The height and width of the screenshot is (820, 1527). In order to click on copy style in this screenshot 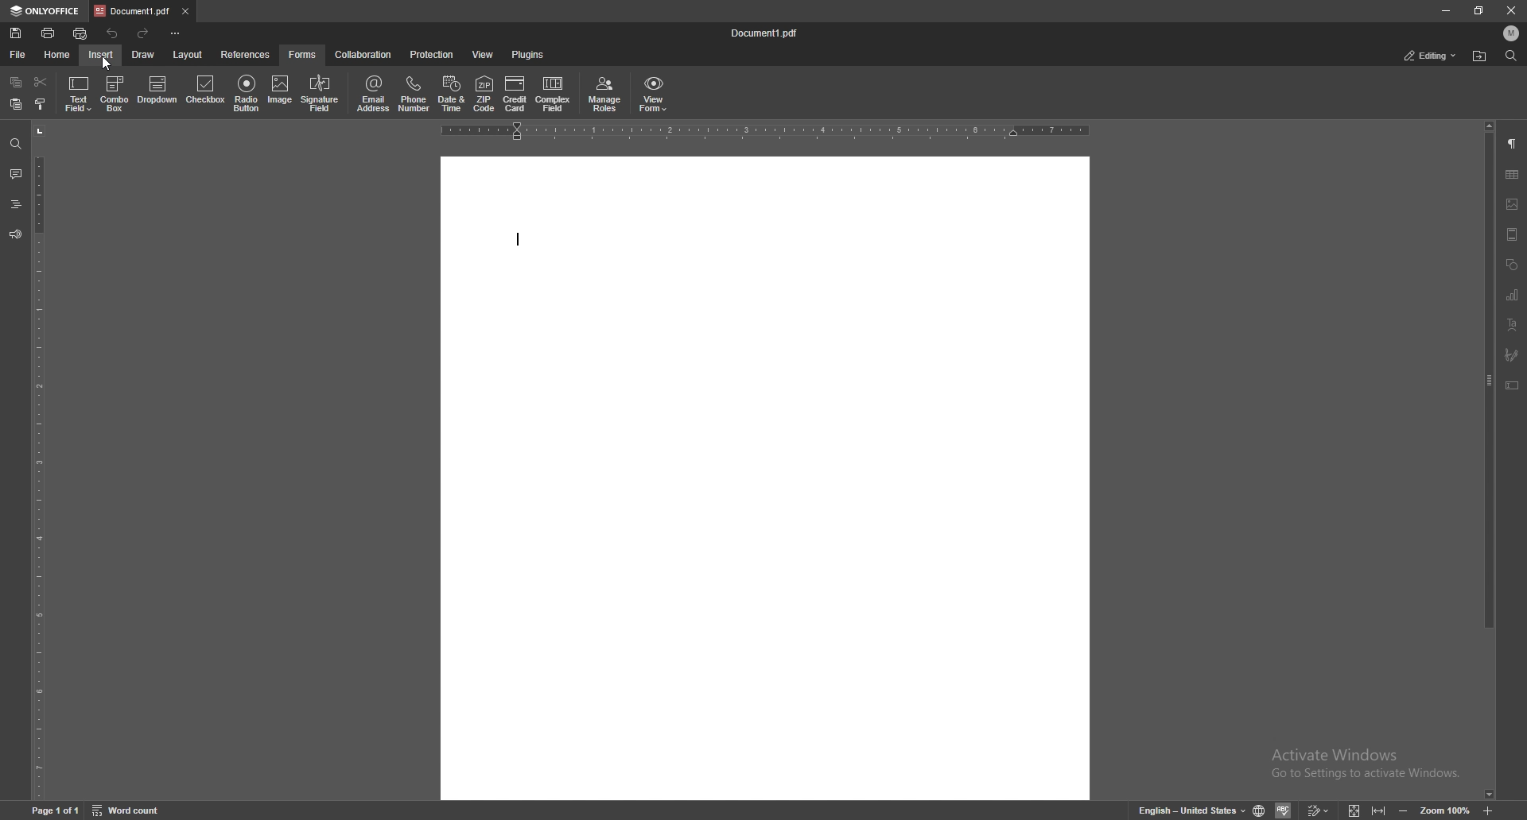, I will do `click(41, 105)`.